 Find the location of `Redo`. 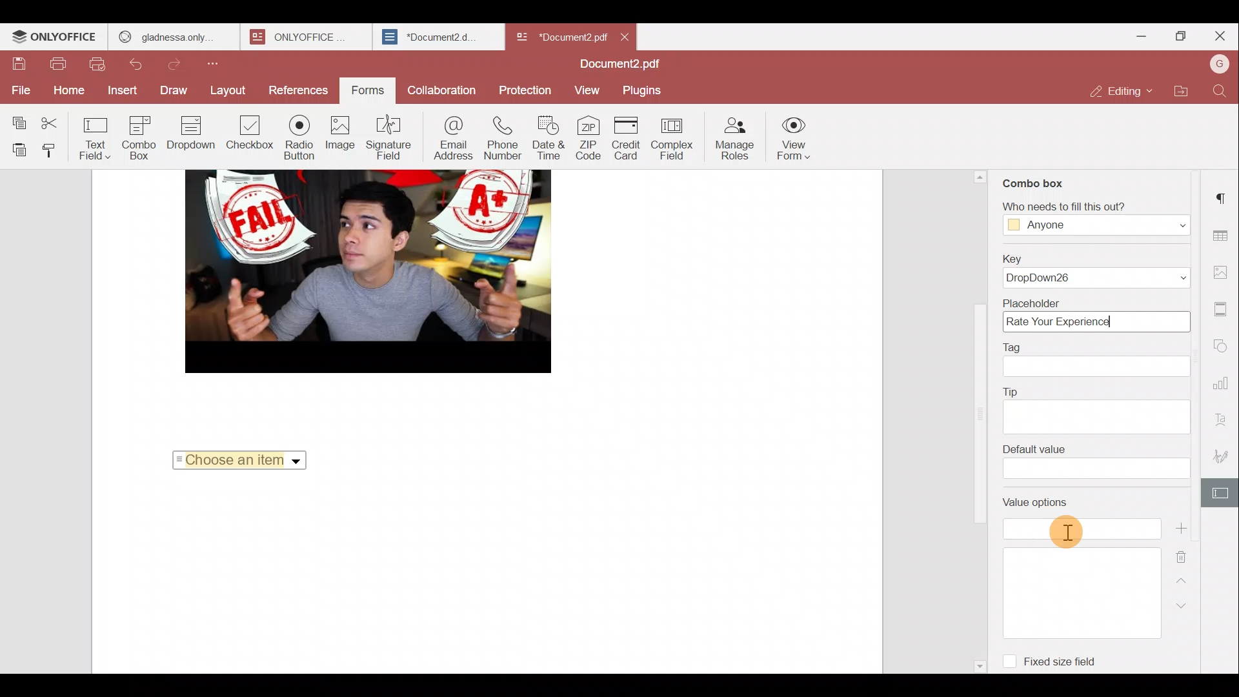

Redo is located at coordinates (181, 65).